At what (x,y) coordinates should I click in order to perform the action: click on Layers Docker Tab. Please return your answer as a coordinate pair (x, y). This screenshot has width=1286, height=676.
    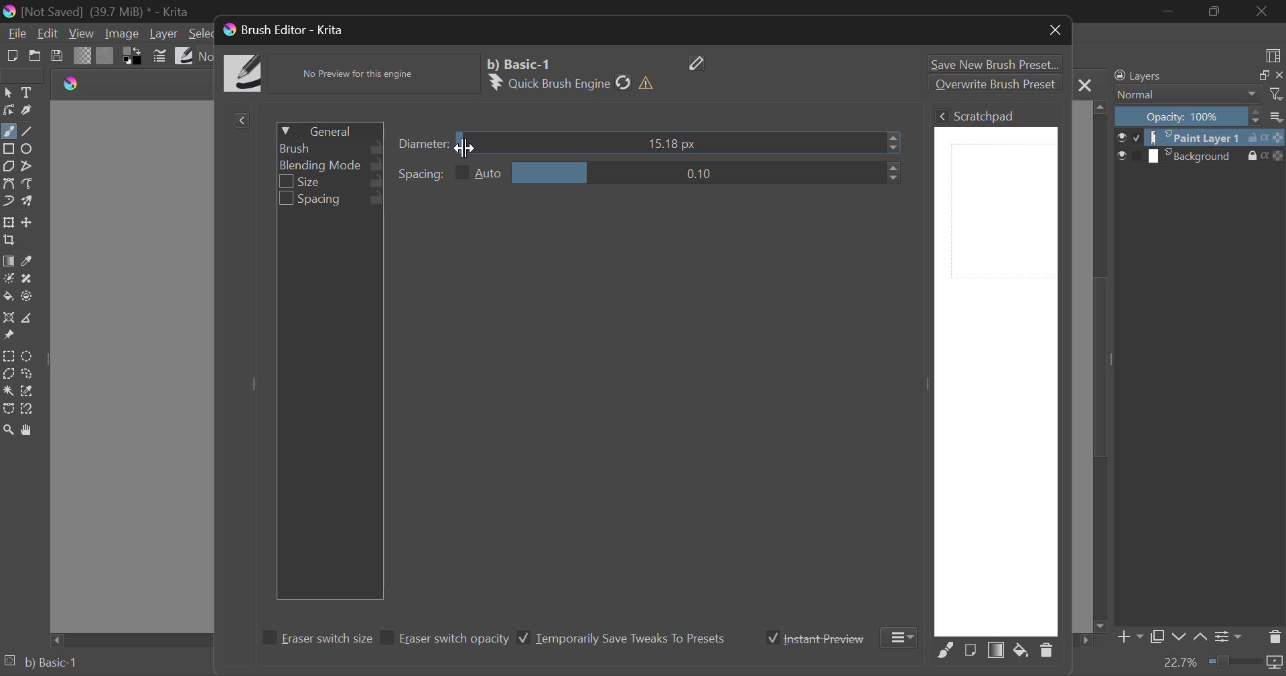
    Looking at the image, I should click on (1198, 76).